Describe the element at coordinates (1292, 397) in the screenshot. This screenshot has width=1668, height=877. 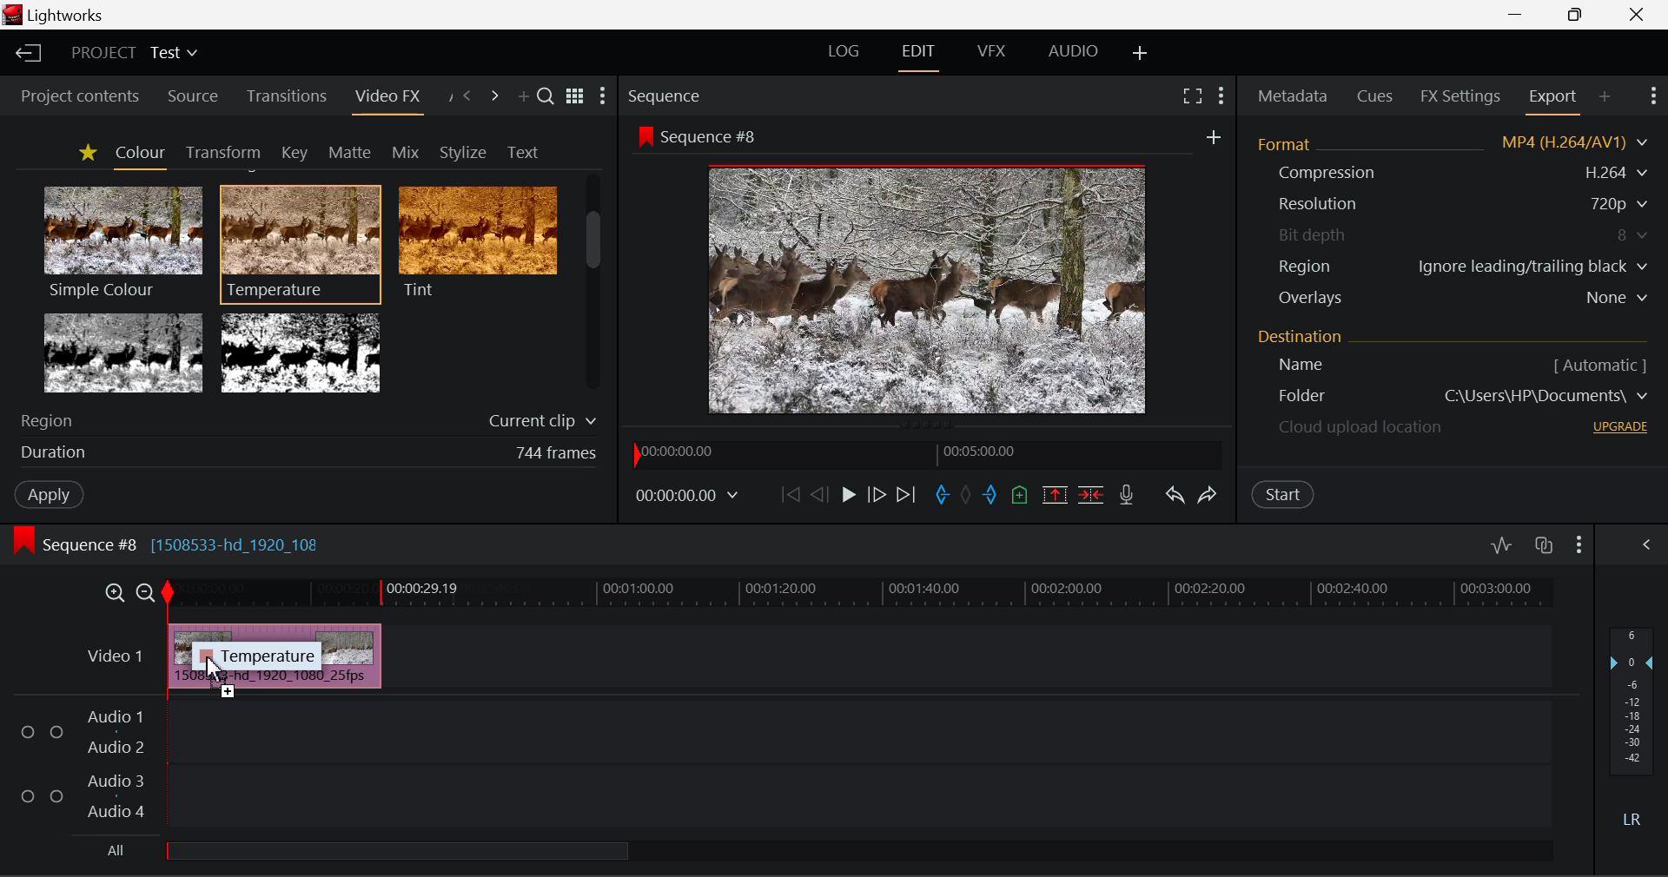
I see `Destination Folder` at that location.